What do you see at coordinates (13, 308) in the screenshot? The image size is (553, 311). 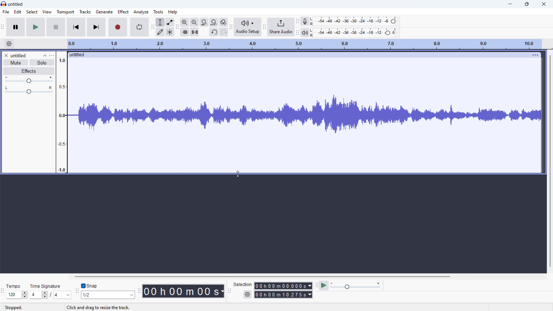 I see `Stopped` at bounding box center [13, 308].